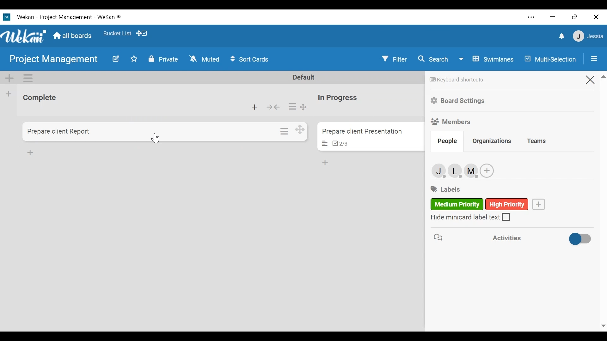 The width and height of the screenshot is (607, 341). Describe the element at coordinates (53, 59) in the screenshot. I see `Board Title` at that location.